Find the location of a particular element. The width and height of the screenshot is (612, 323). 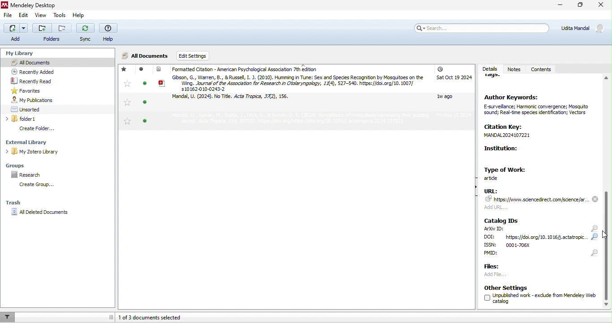

unsorted is located at coordinates (33, 109).